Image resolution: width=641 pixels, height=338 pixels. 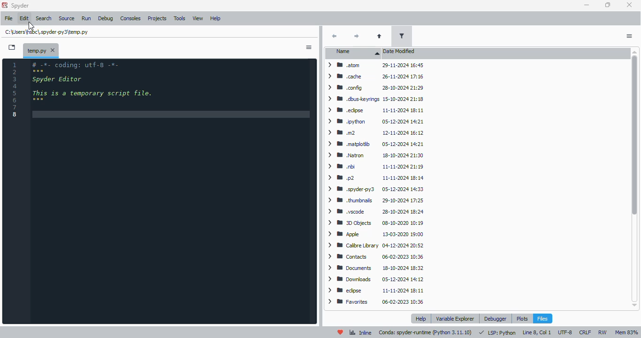 I want to click on filter, so click(x=401, y=36).